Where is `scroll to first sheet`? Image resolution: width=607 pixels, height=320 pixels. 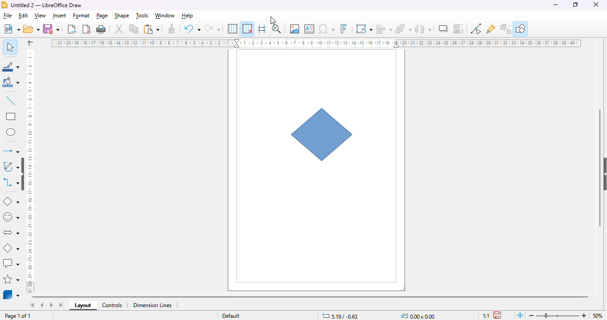
scroll to first sheet is located at coordinates (32, 304).